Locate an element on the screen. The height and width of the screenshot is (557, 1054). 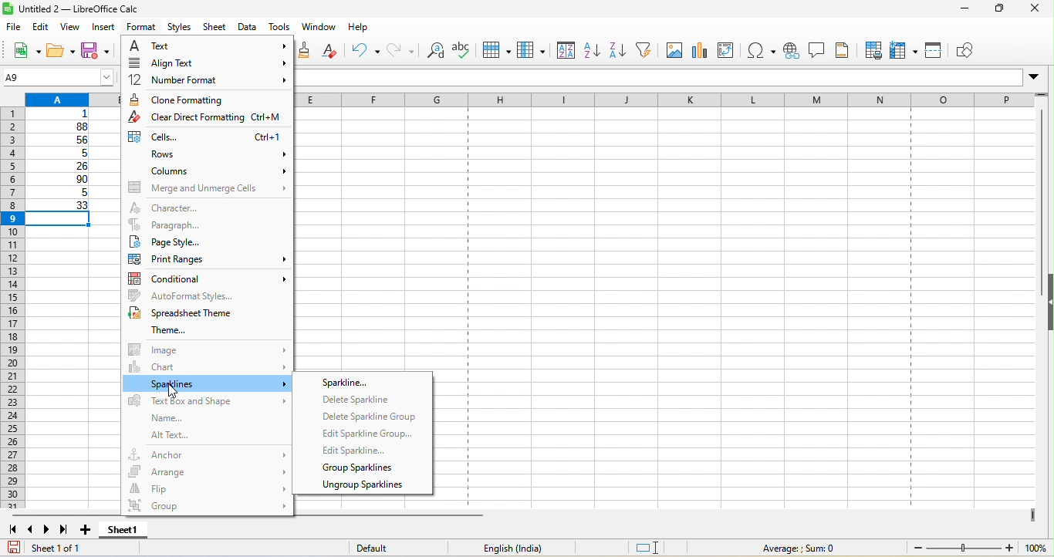
image is located at coordinates (206, 349).